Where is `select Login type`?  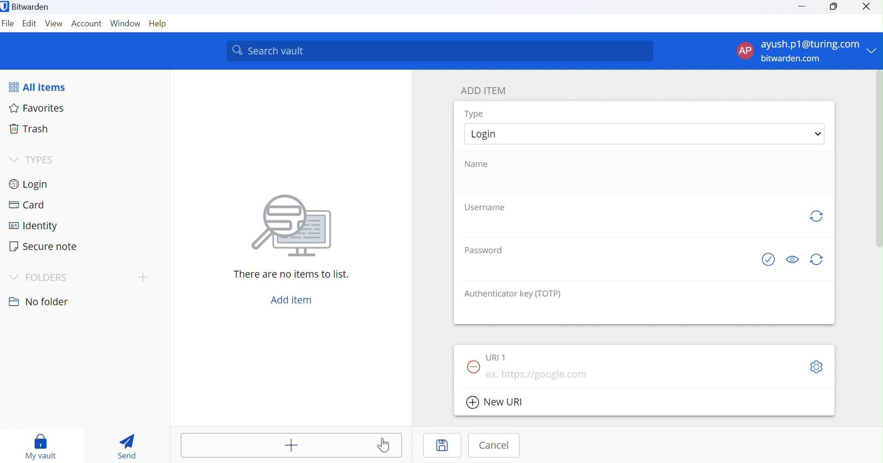
select Login type is located at coordinates (645, 133).